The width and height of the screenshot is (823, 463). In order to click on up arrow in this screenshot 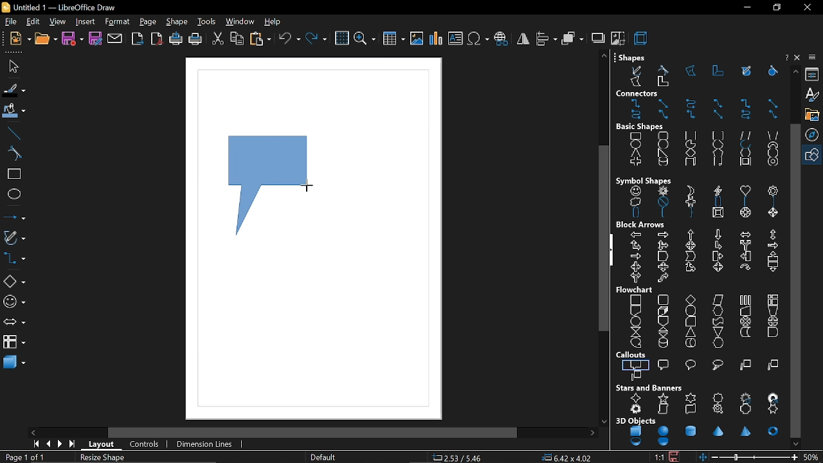, I will do `click(692, 235)`.